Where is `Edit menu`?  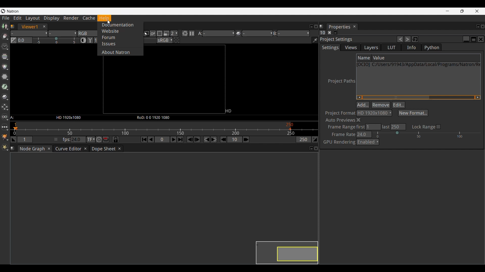 Edit menu is located at coordinates (17, 18).